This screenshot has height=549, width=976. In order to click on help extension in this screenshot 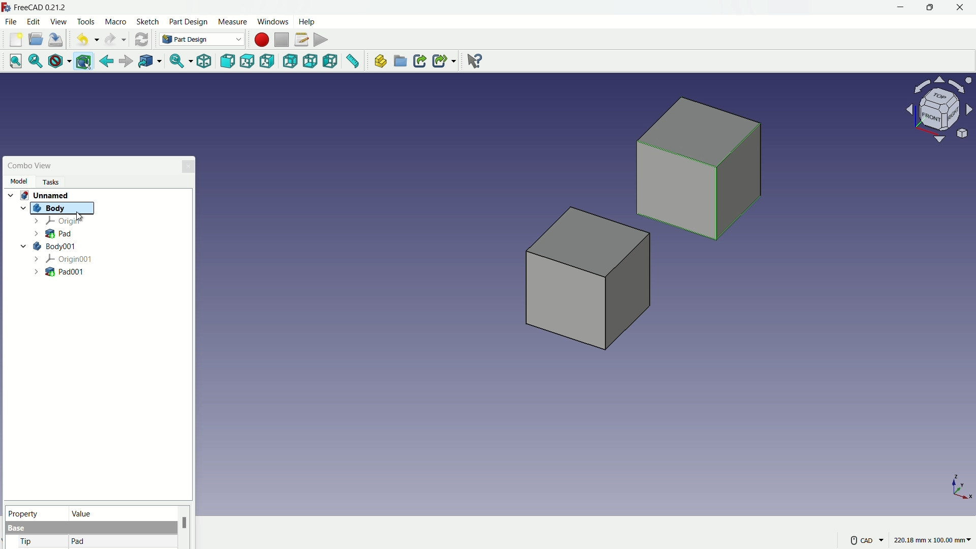, I will do `click(472, 60)`.